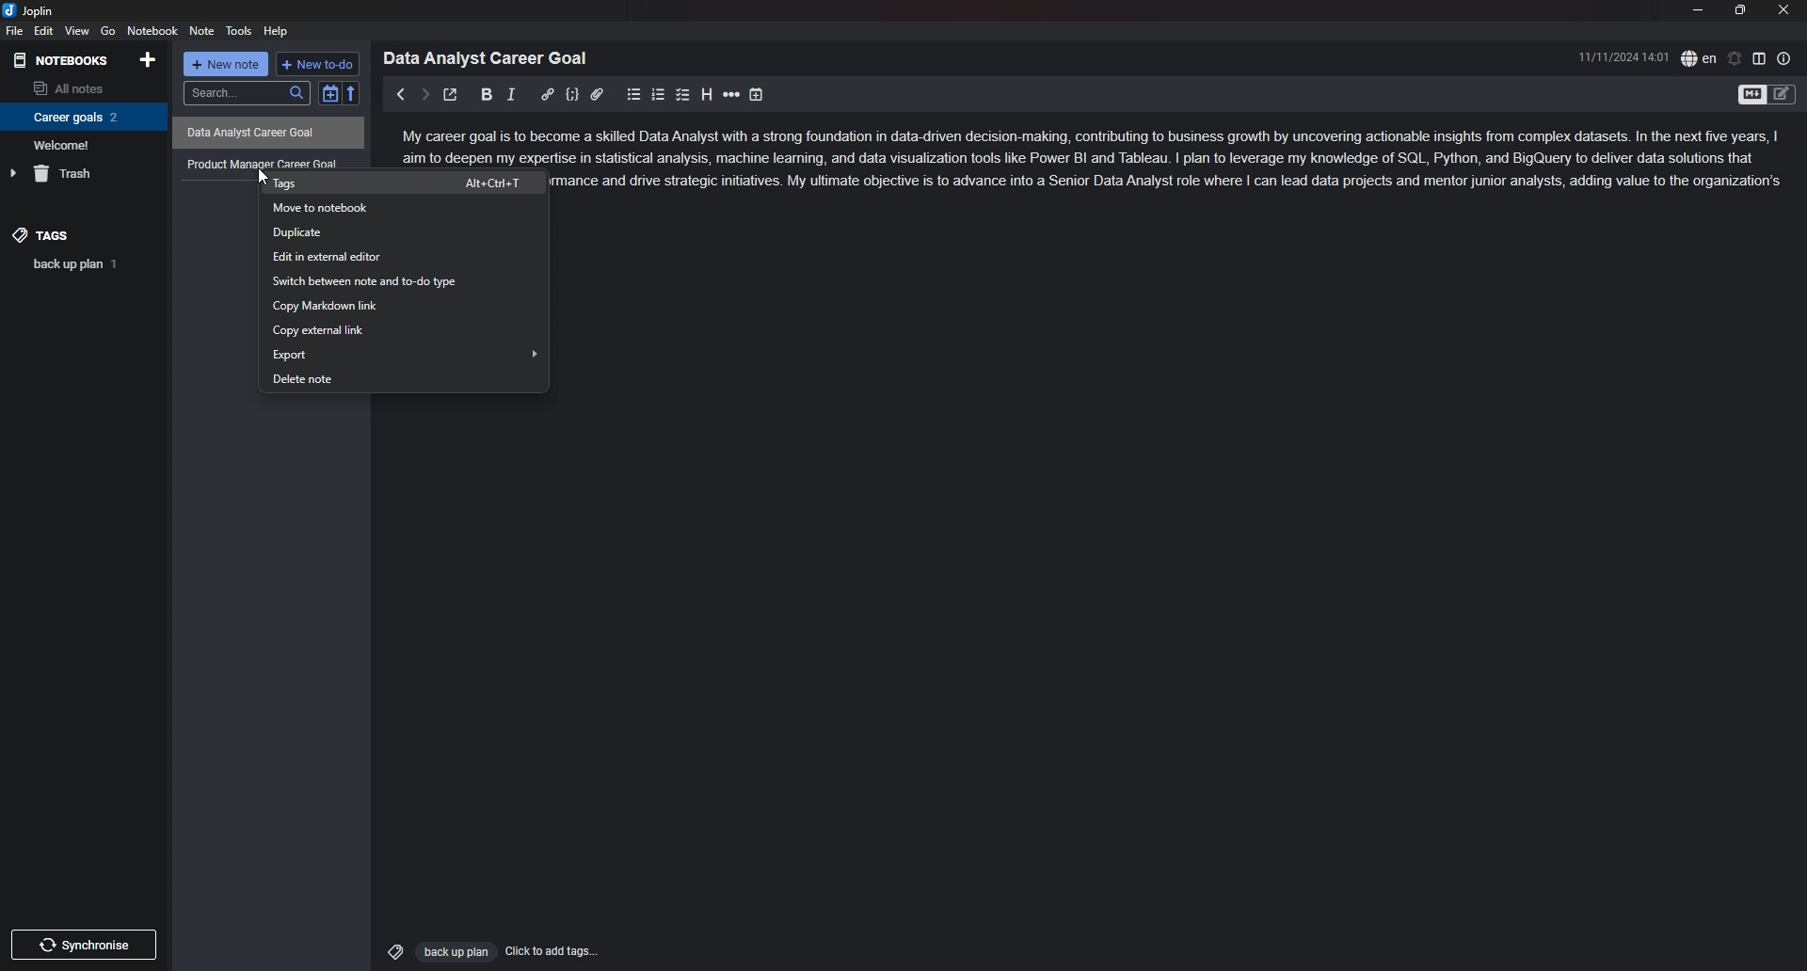 The height and width of the screenshot is (971, 1807). What do you see at coordinates (81, 173) in the screenshot?
I see `trash` at bounding box center [81, 173].